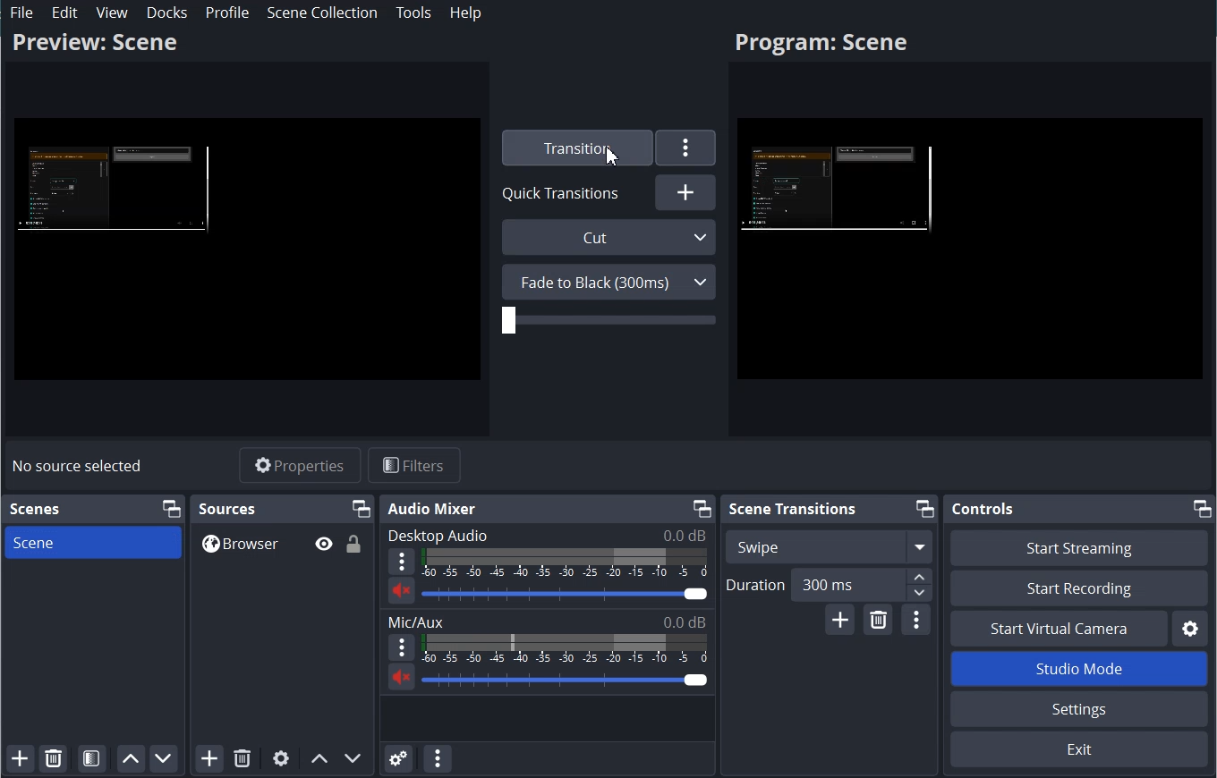  I want to click on Lock, so click(354, 543).